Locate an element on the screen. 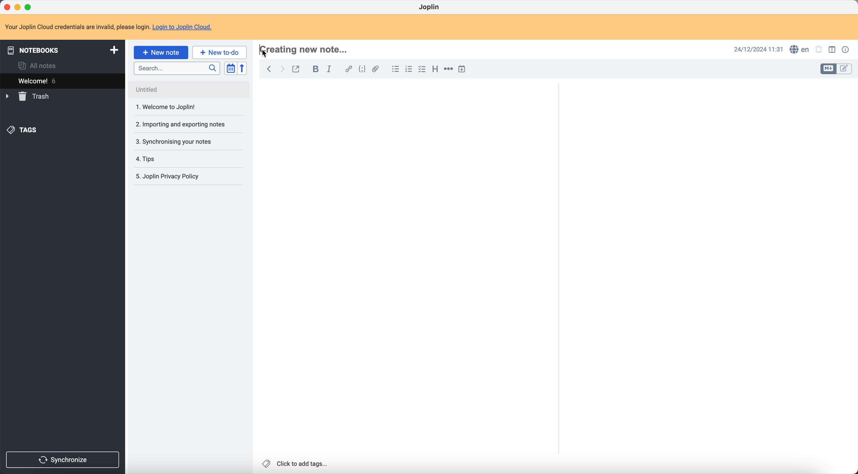  toggle edit layout is located at coordinates (829, 69).